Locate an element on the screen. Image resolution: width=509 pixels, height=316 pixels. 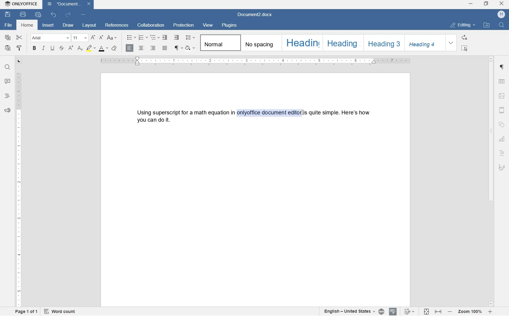
justified is located at coordinates (165, 48).